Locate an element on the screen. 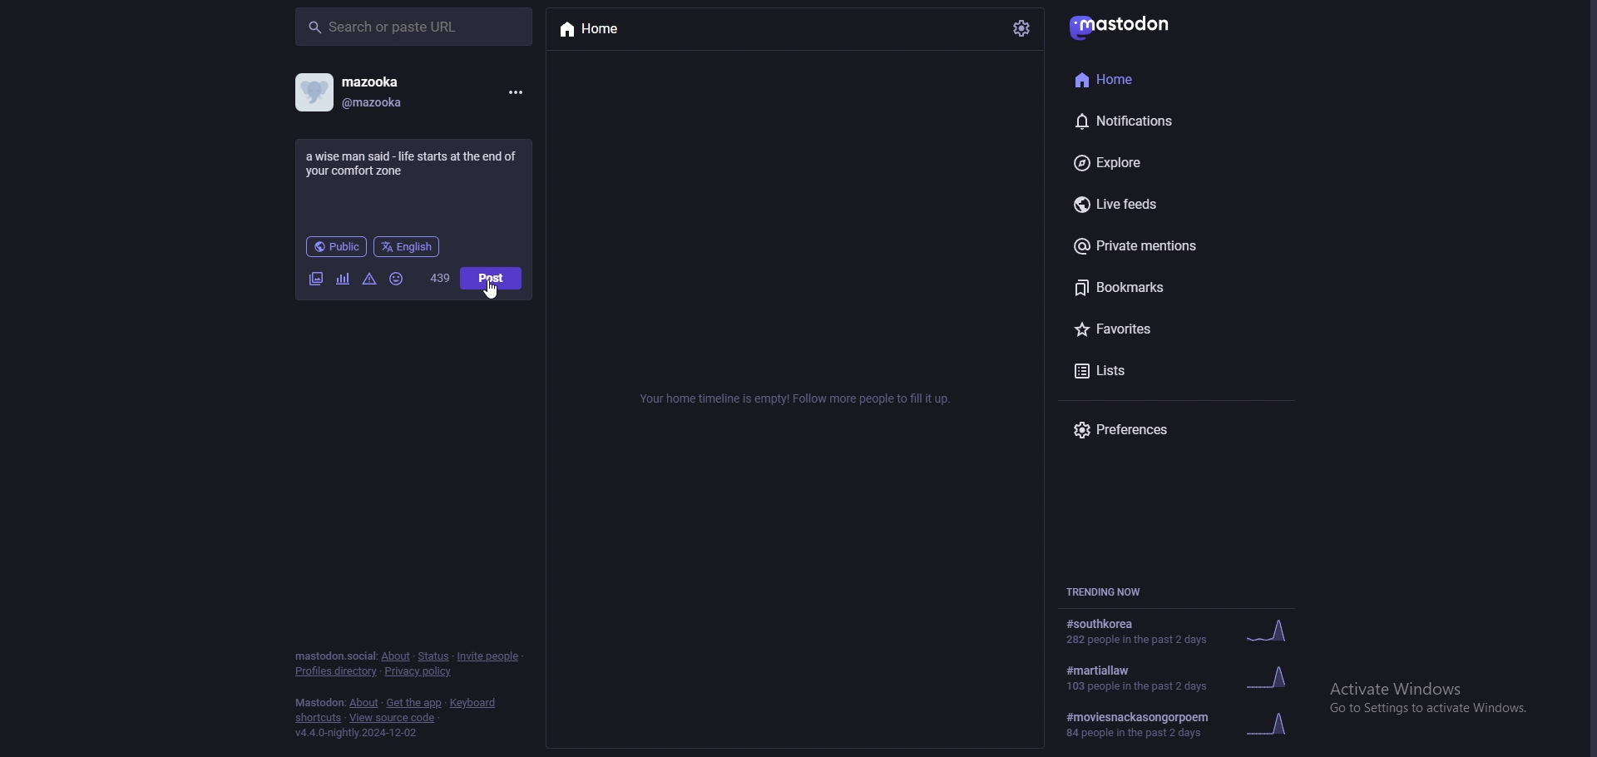  keyboard is located at coordinates (476, 703).